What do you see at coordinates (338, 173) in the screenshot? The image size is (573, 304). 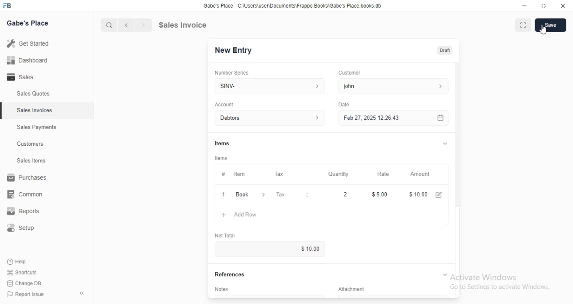 I see `Quantity` at bounding box center [338, 173].